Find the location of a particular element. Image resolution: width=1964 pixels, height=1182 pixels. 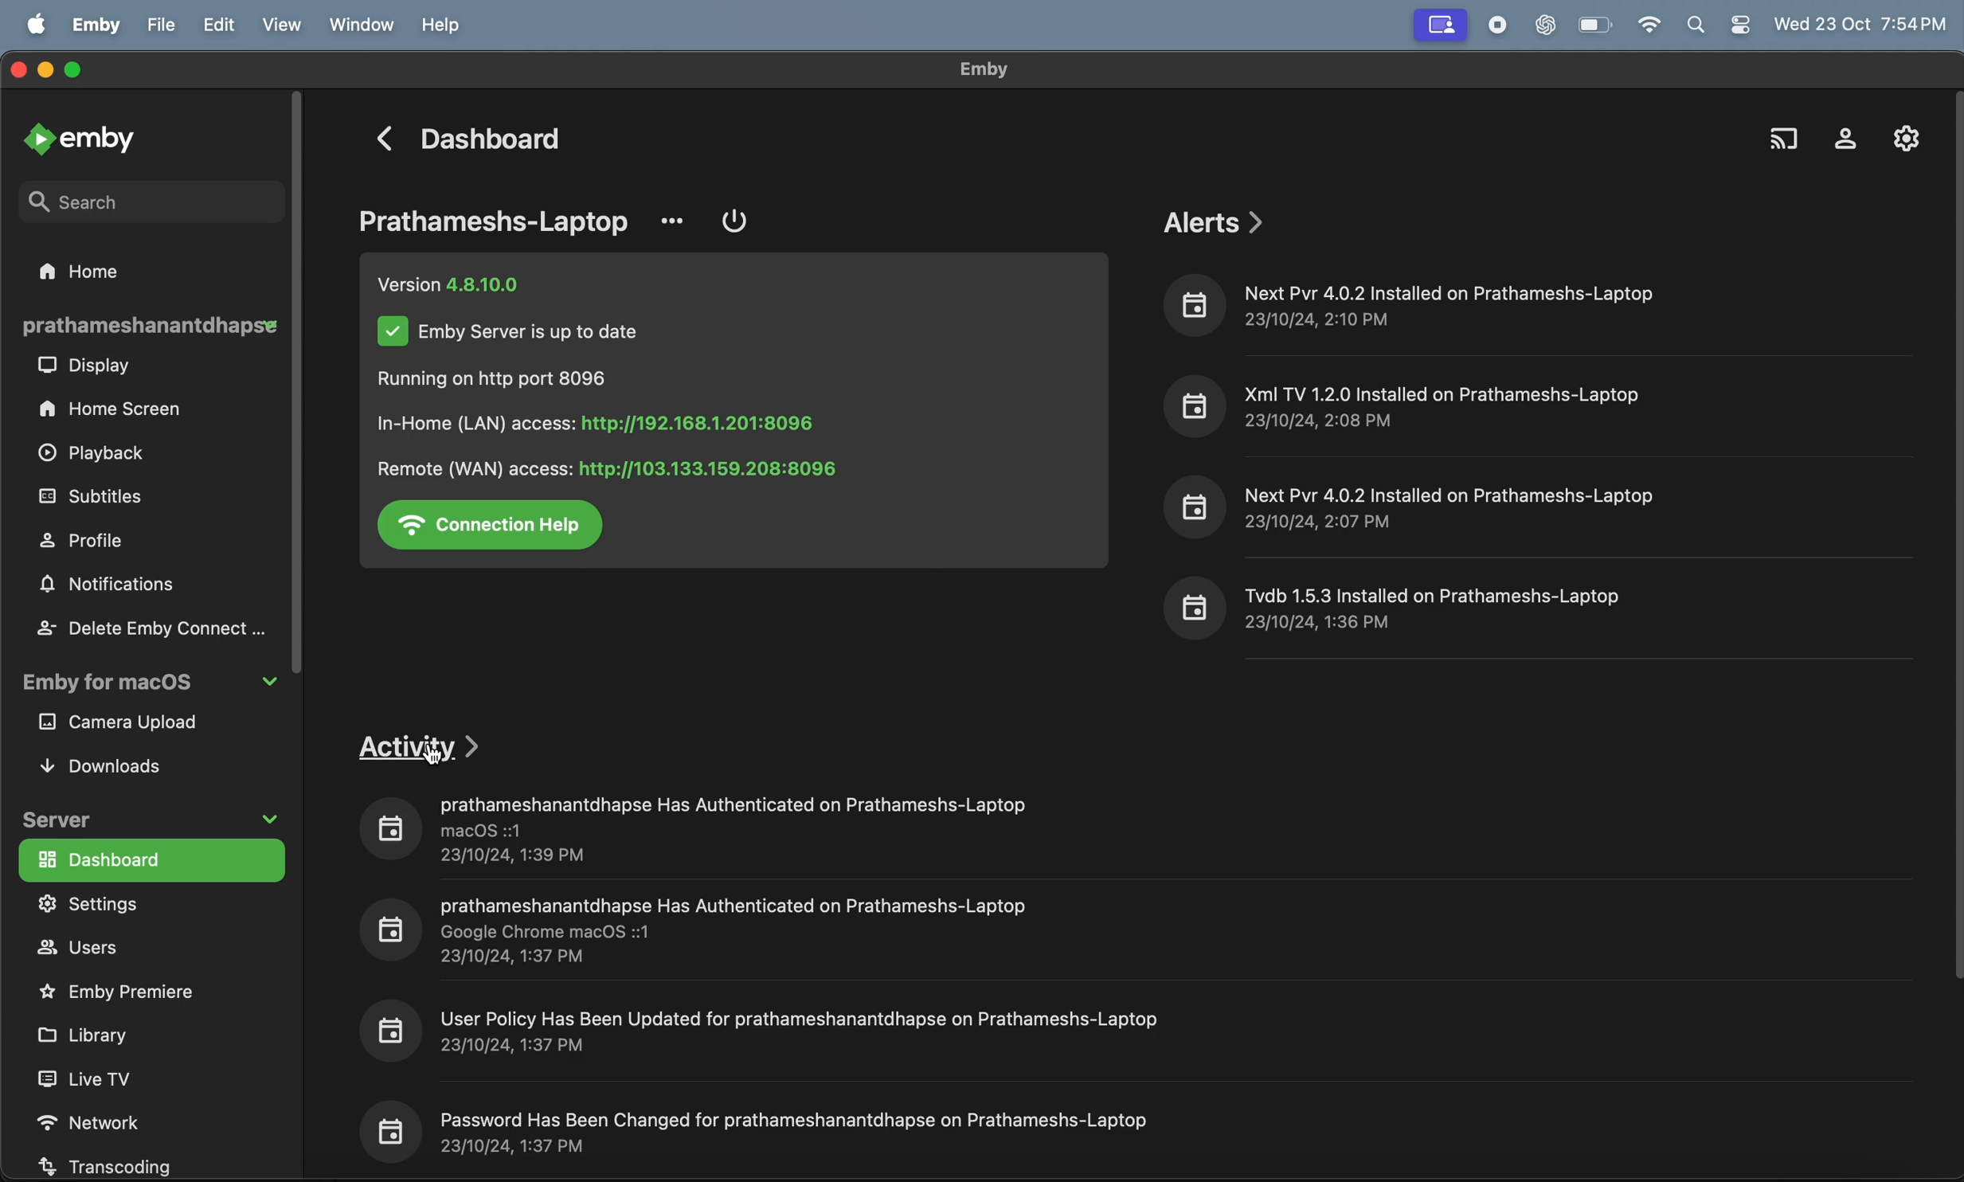

emby premire is located at coordinates (129, 990).